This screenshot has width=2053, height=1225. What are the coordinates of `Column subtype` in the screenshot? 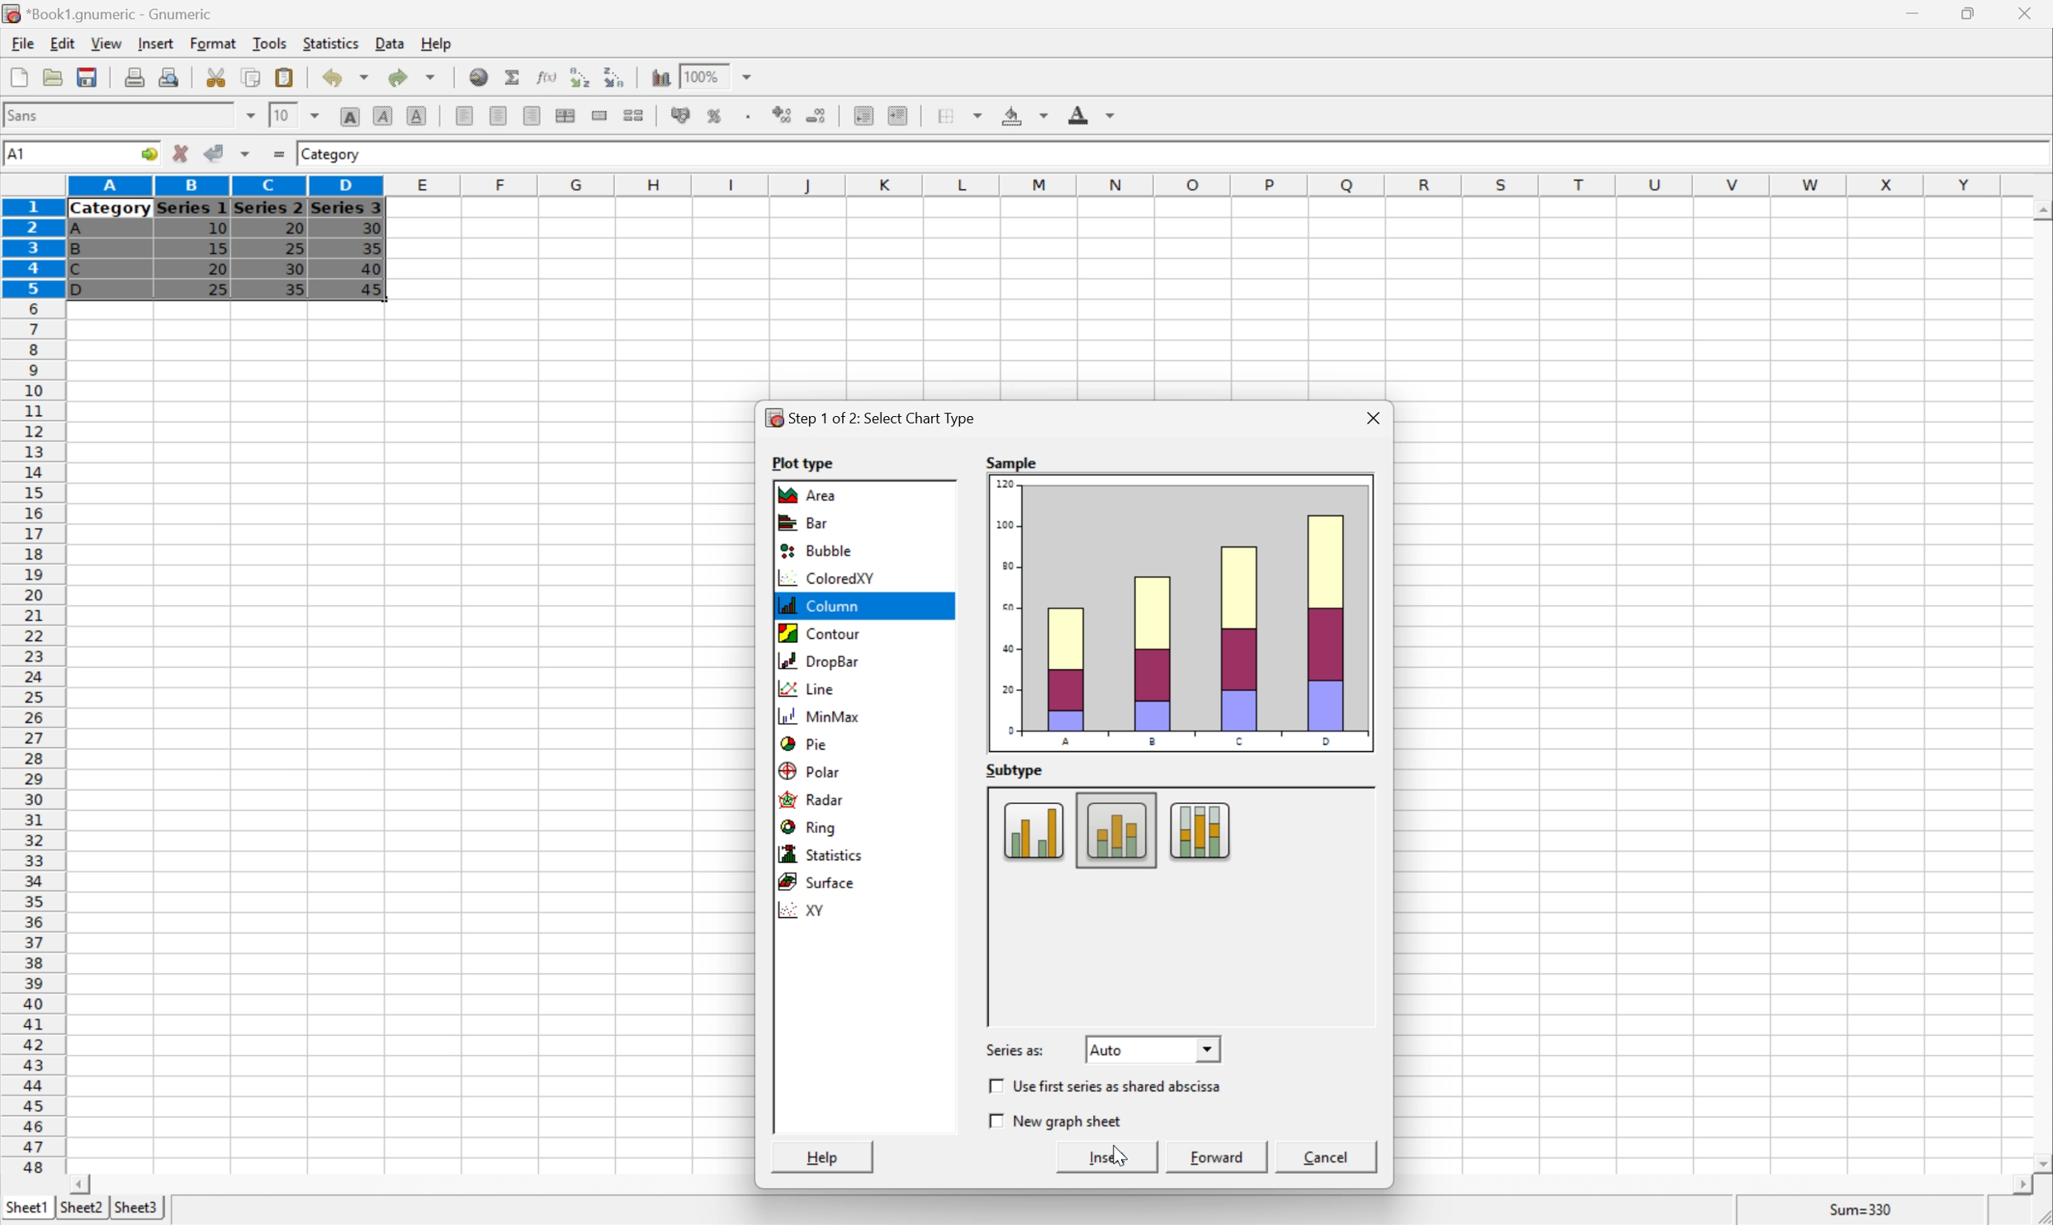 It's located at (1033, 830).